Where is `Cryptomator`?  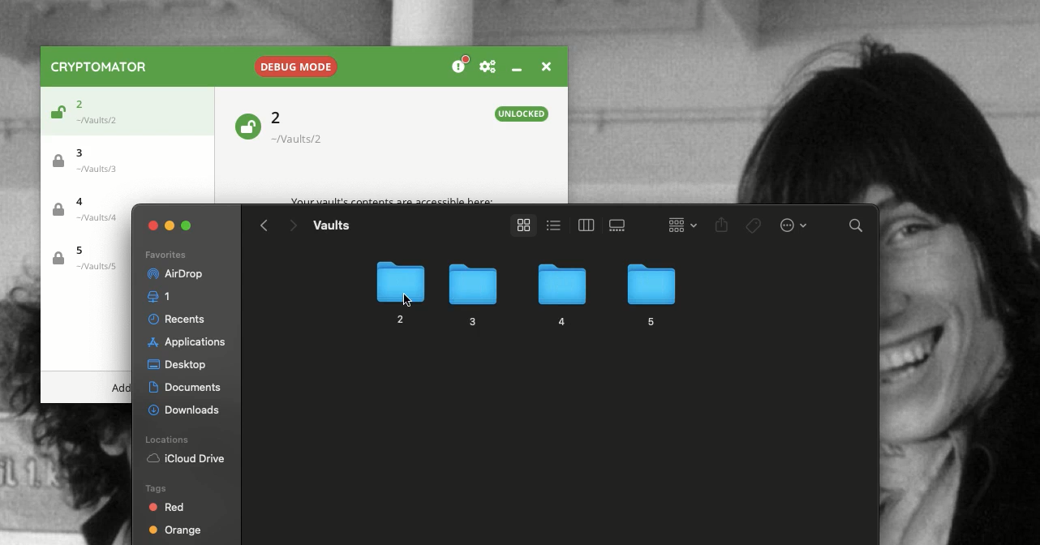
Cryptomator is located at coordinates (100, 67).